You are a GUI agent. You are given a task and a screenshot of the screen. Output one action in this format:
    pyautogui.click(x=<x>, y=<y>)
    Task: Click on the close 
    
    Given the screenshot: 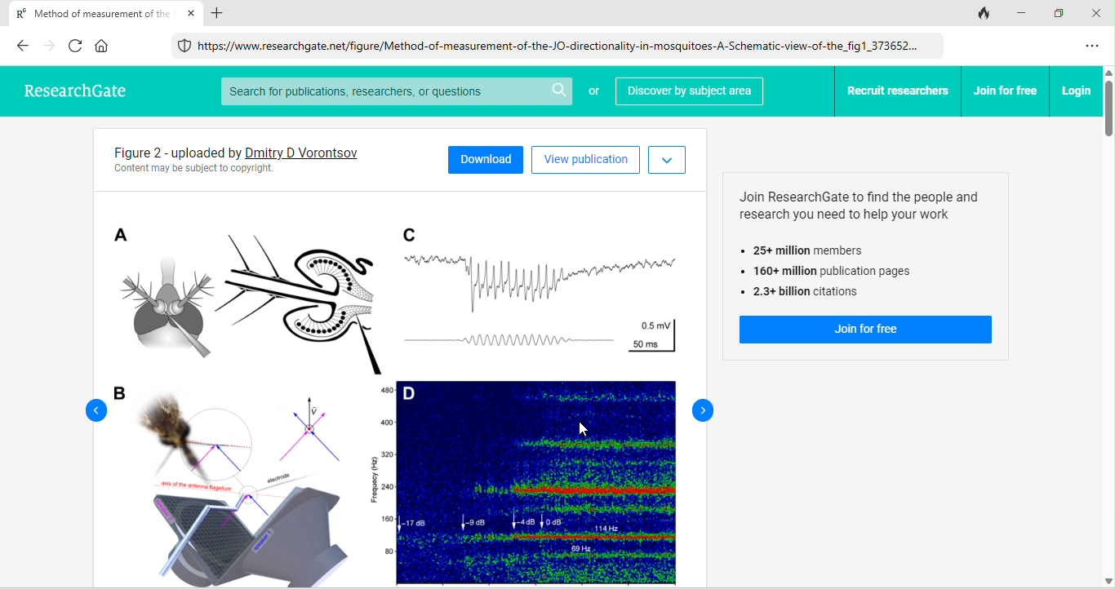 What is the action you would take?
    pyautogui.click(x=1099, y=13)
    